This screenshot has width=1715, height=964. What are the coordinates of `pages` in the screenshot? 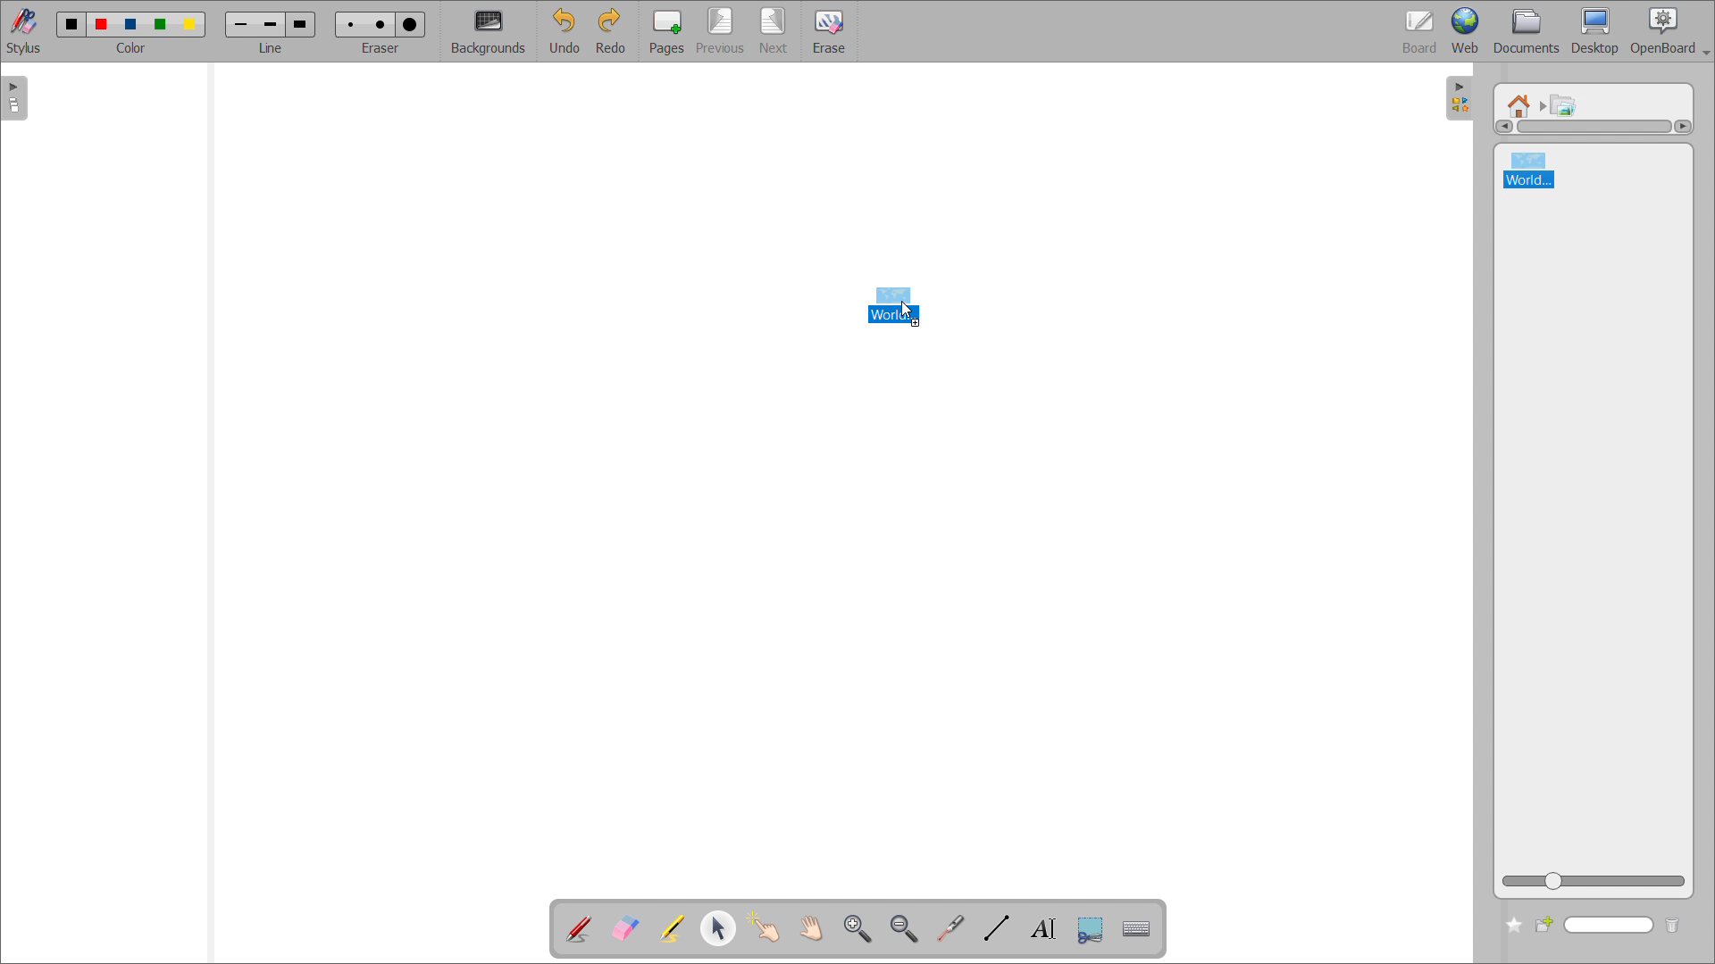 It's located at (667, 31).